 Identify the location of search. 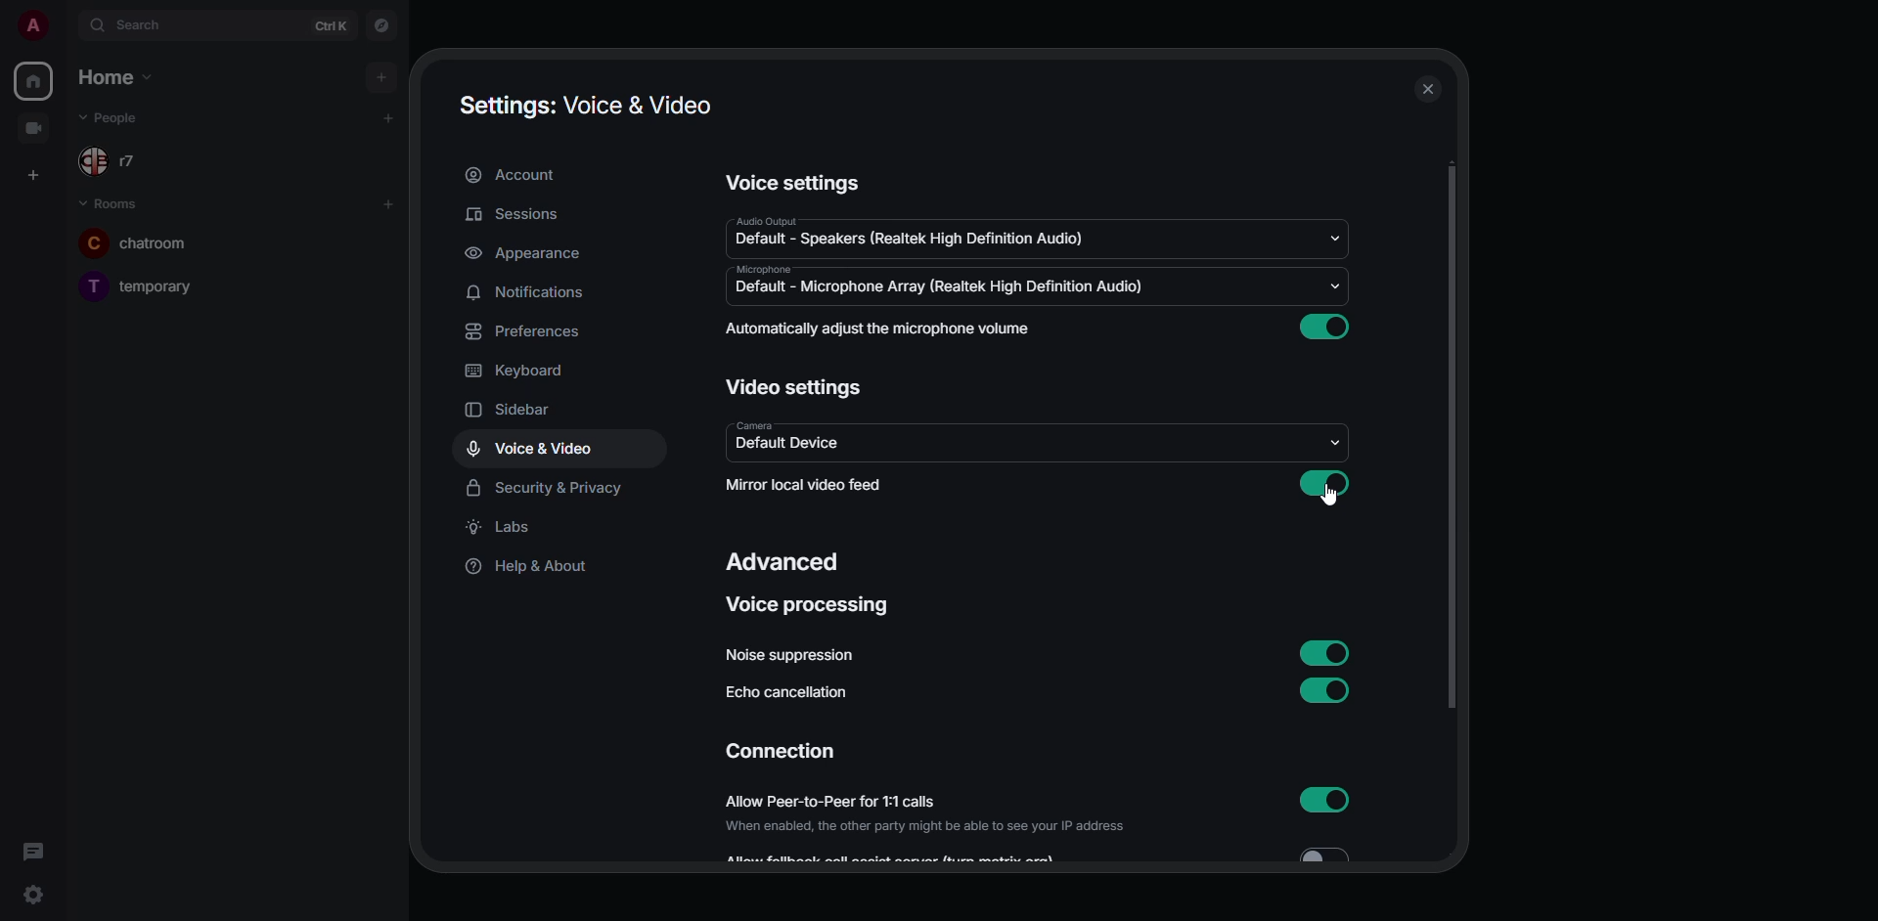
(149, 25).